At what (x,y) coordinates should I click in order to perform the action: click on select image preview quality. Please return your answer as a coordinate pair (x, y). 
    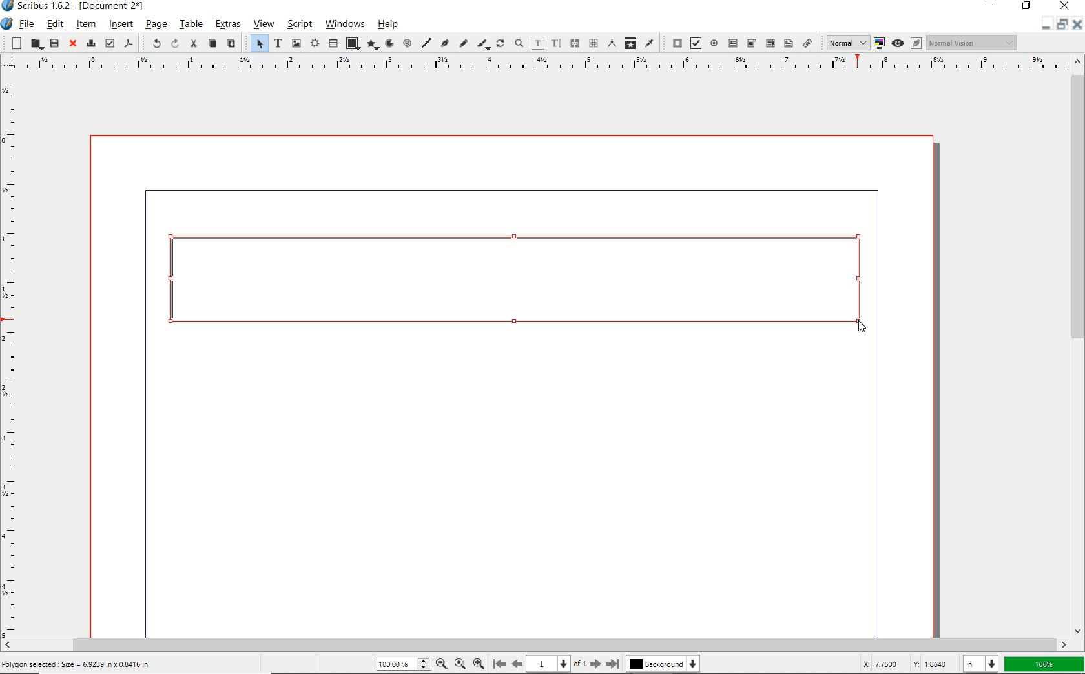
    Looking at the image, I should click on (843, 43).